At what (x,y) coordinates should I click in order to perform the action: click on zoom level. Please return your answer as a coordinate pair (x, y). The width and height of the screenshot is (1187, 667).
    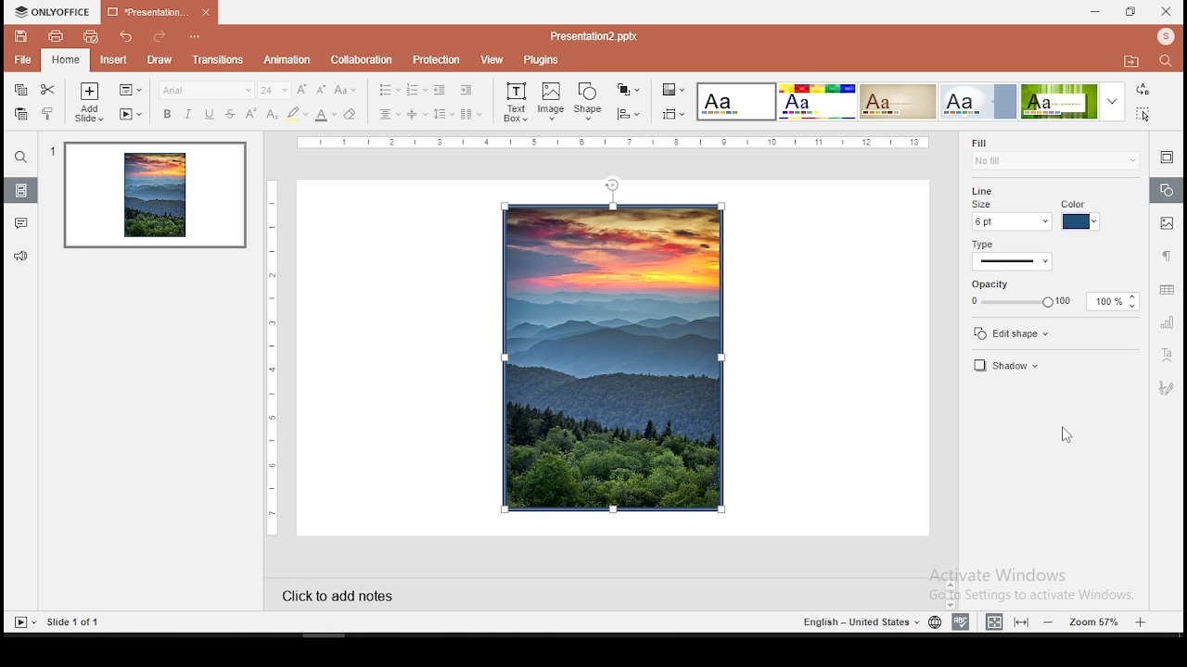
    Looking at the image, I should click on (1097, 621).